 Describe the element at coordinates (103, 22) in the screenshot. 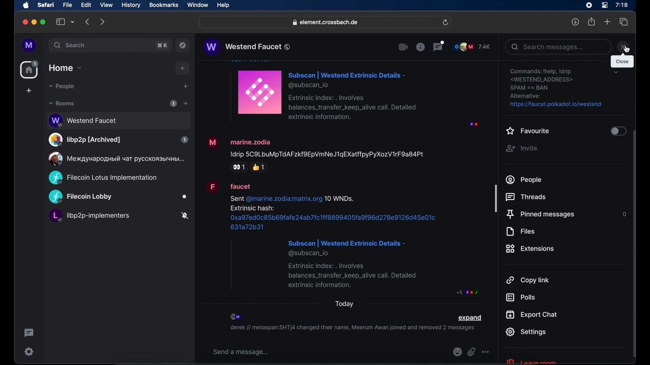

I see `forward` at that location.